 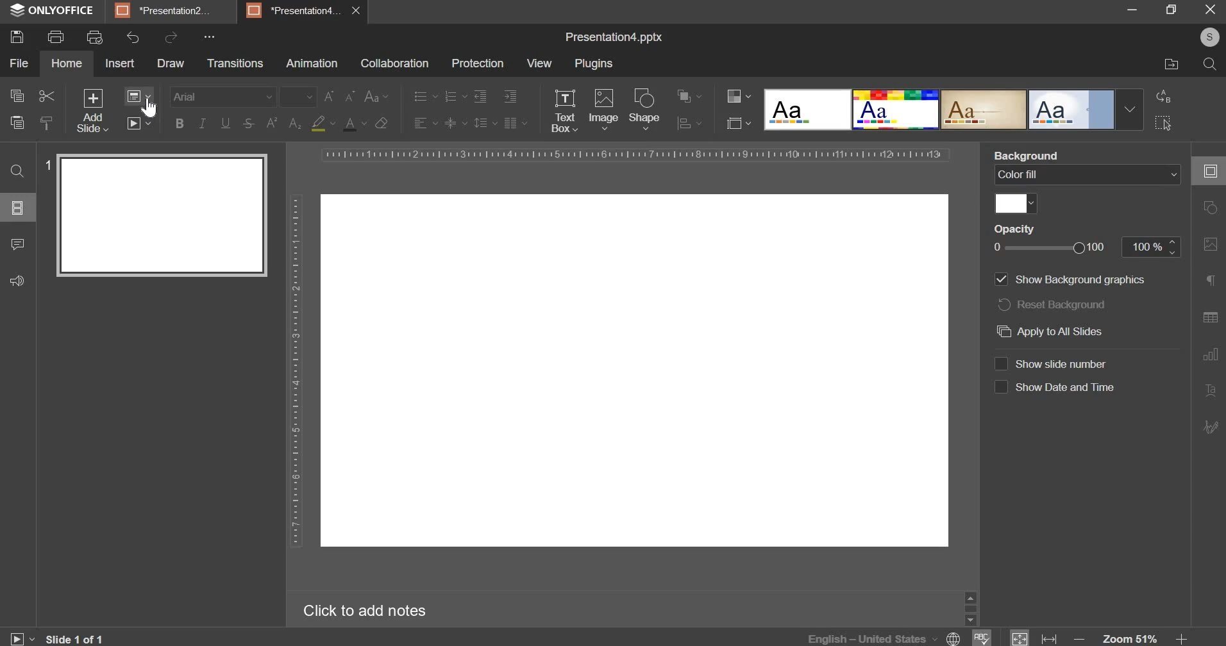 I want to click on reset background, so click(x=1055, y=304).